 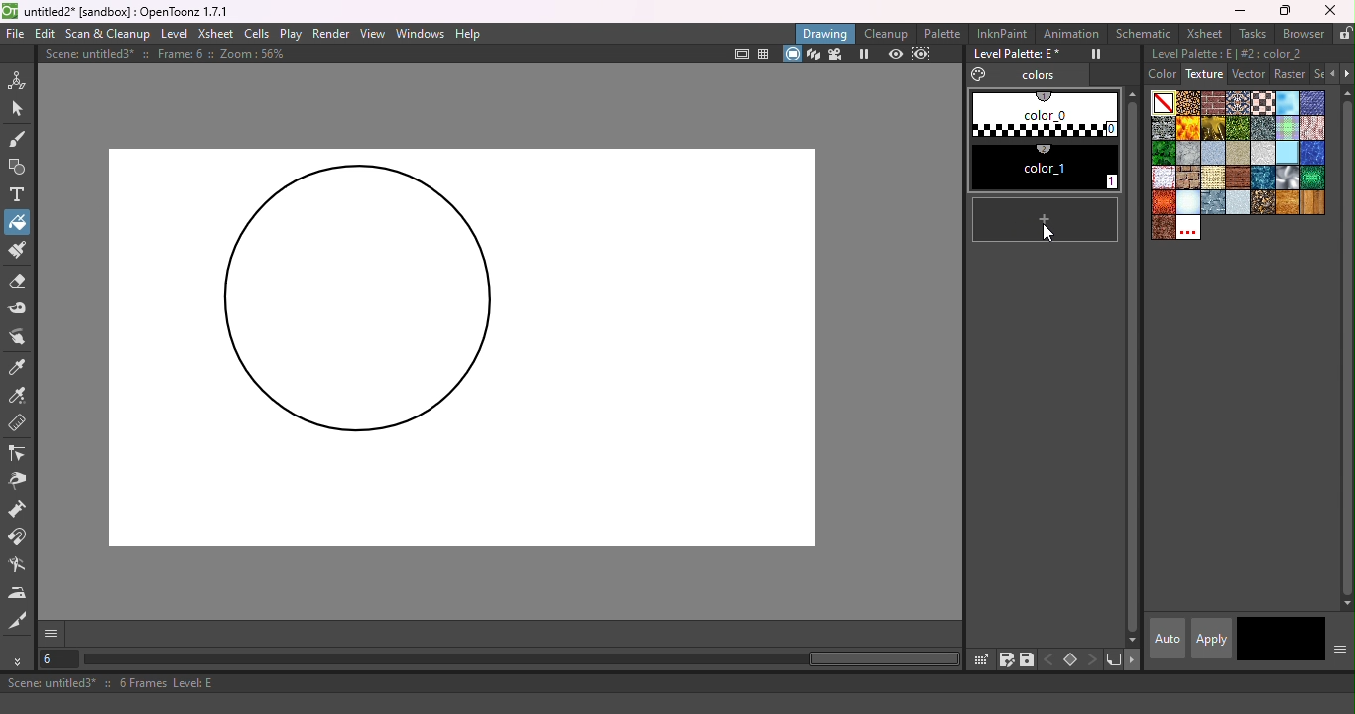 I want to click on Level Palette: E, so click(x=1013, y=55).